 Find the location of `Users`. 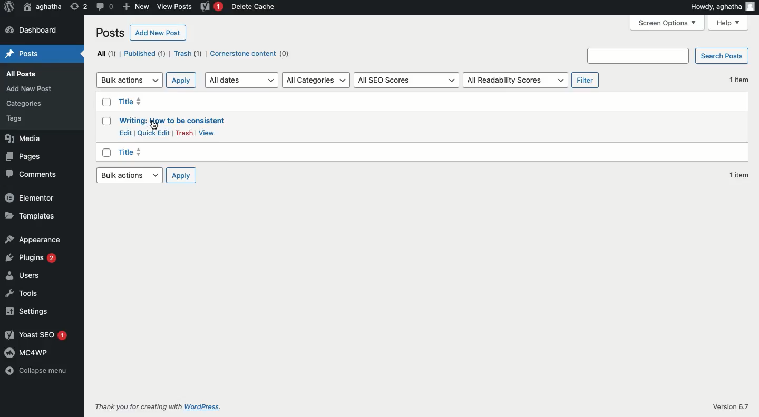

Users is located at coordinates (23, 275).